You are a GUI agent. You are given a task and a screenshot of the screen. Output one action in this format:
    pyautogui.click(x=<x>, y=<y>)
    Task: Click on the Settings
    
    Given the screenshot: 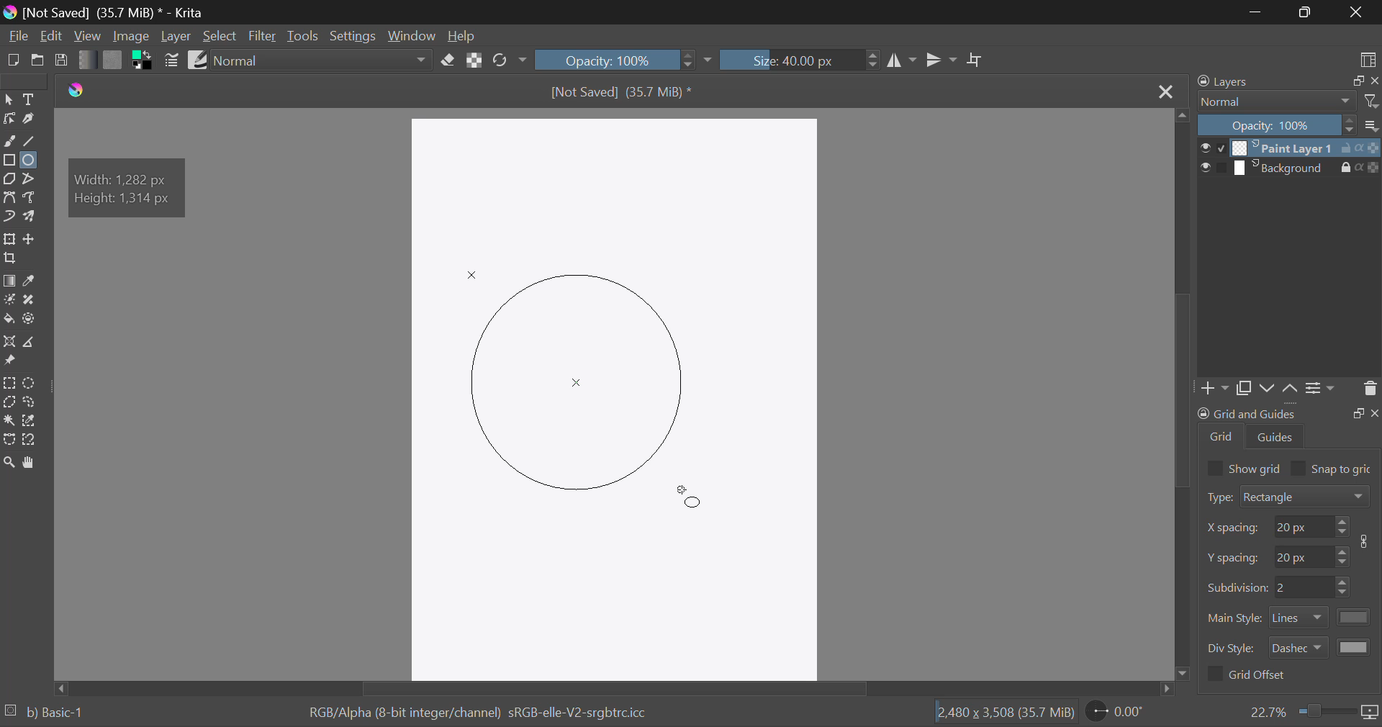 What is the action you would take?
    pyautogui.click(x=1323, y=392)
    